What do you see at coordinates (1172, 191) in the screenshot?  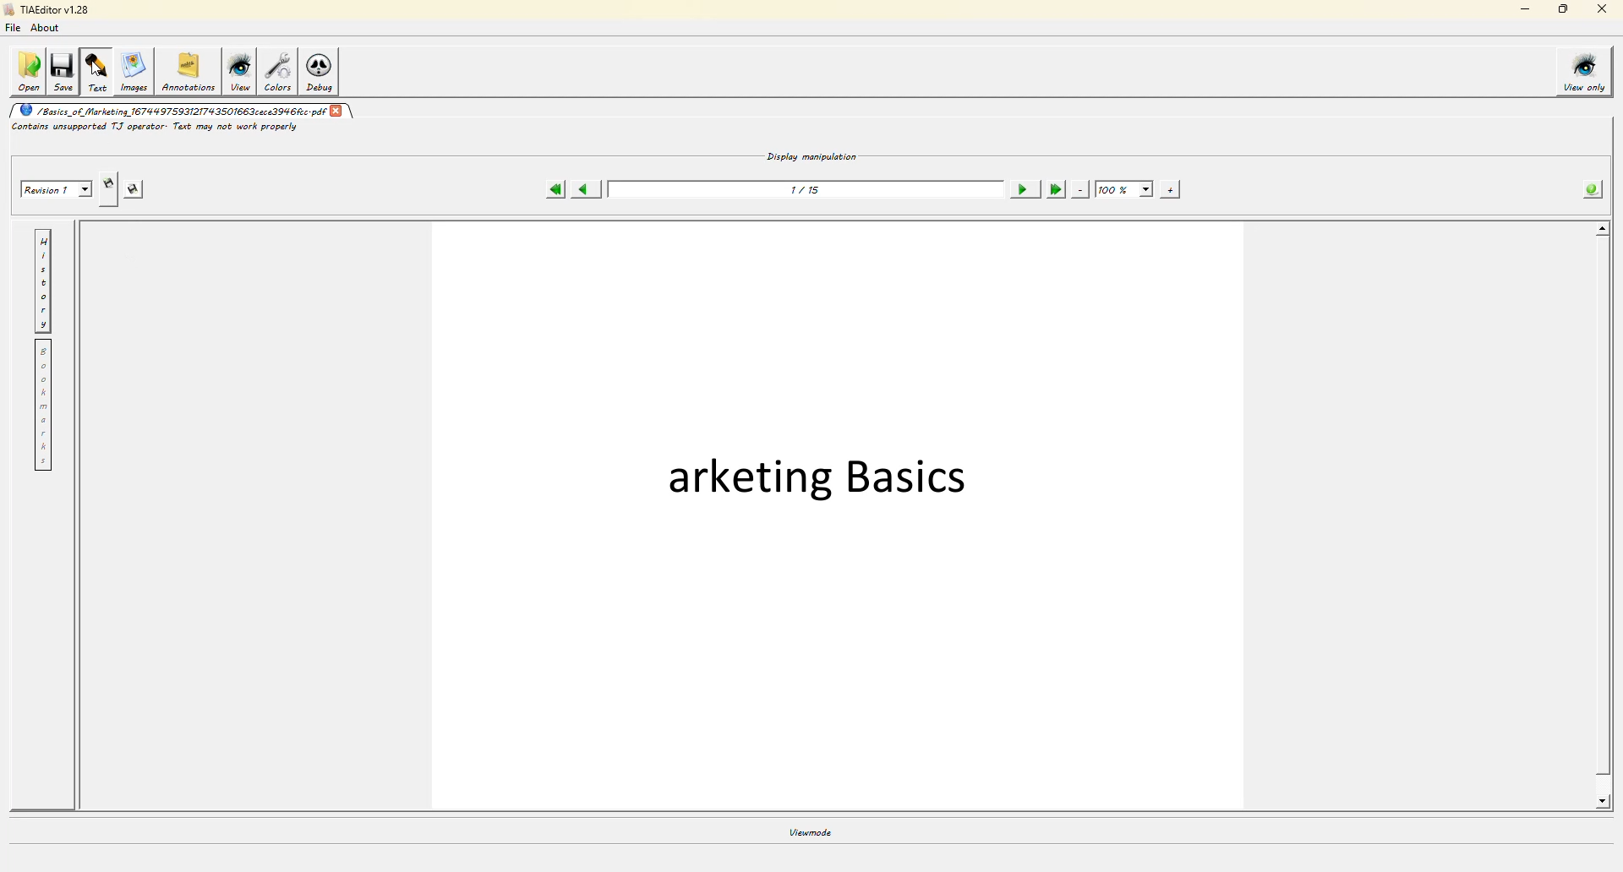 I see `zoom in` at bounding box center [1172, 191].